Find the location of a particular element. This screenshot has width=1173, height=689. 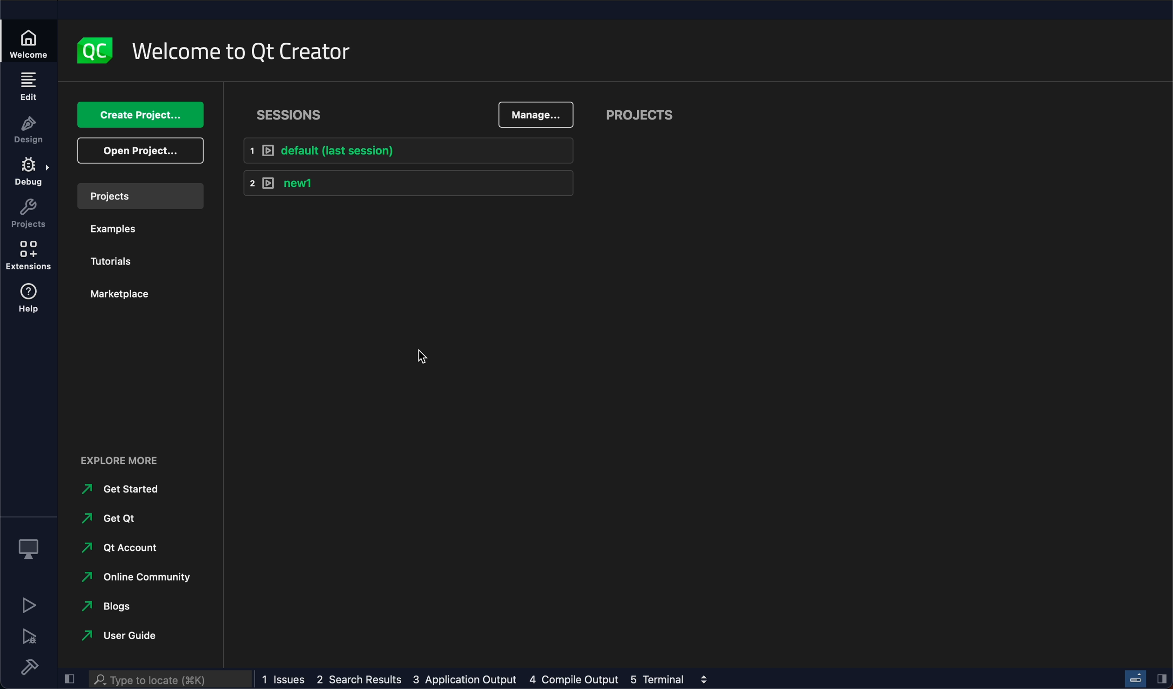

create is located at coordinates (135, 115).